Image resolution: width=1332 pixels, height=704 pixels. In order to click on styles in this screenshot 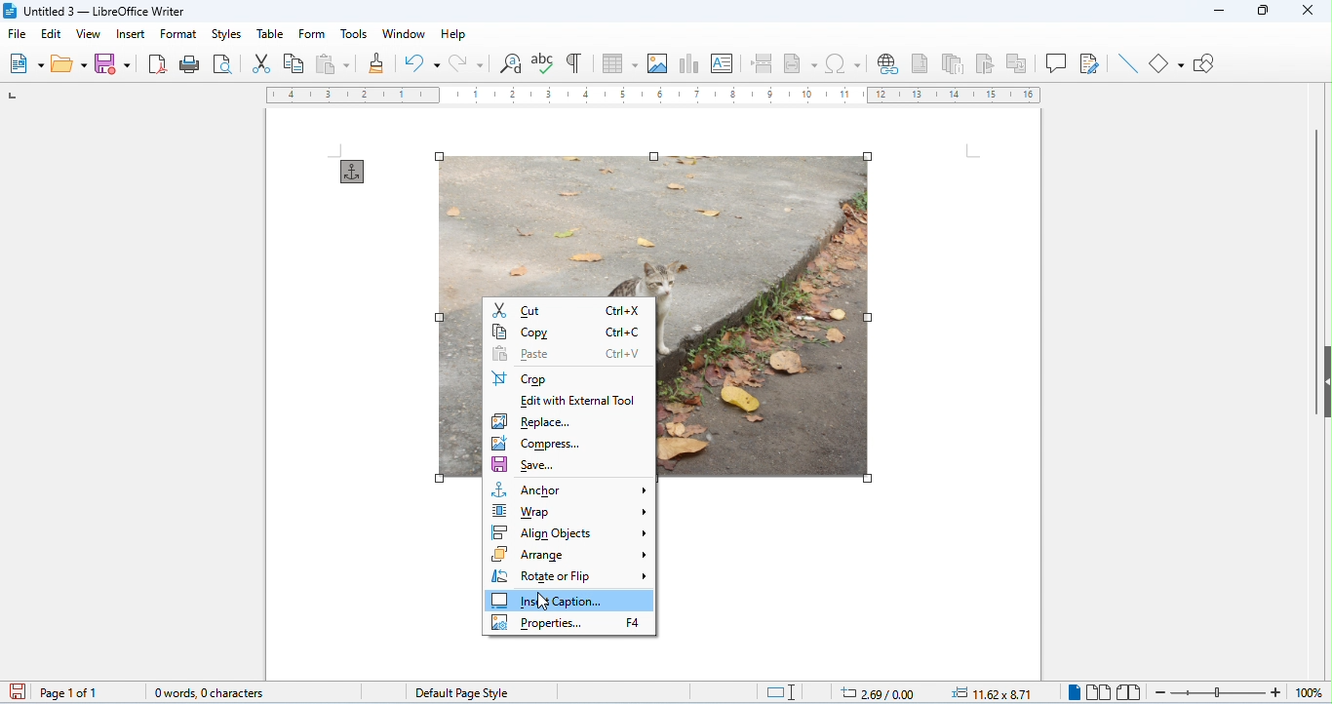, I will do `click(224, 33)`.